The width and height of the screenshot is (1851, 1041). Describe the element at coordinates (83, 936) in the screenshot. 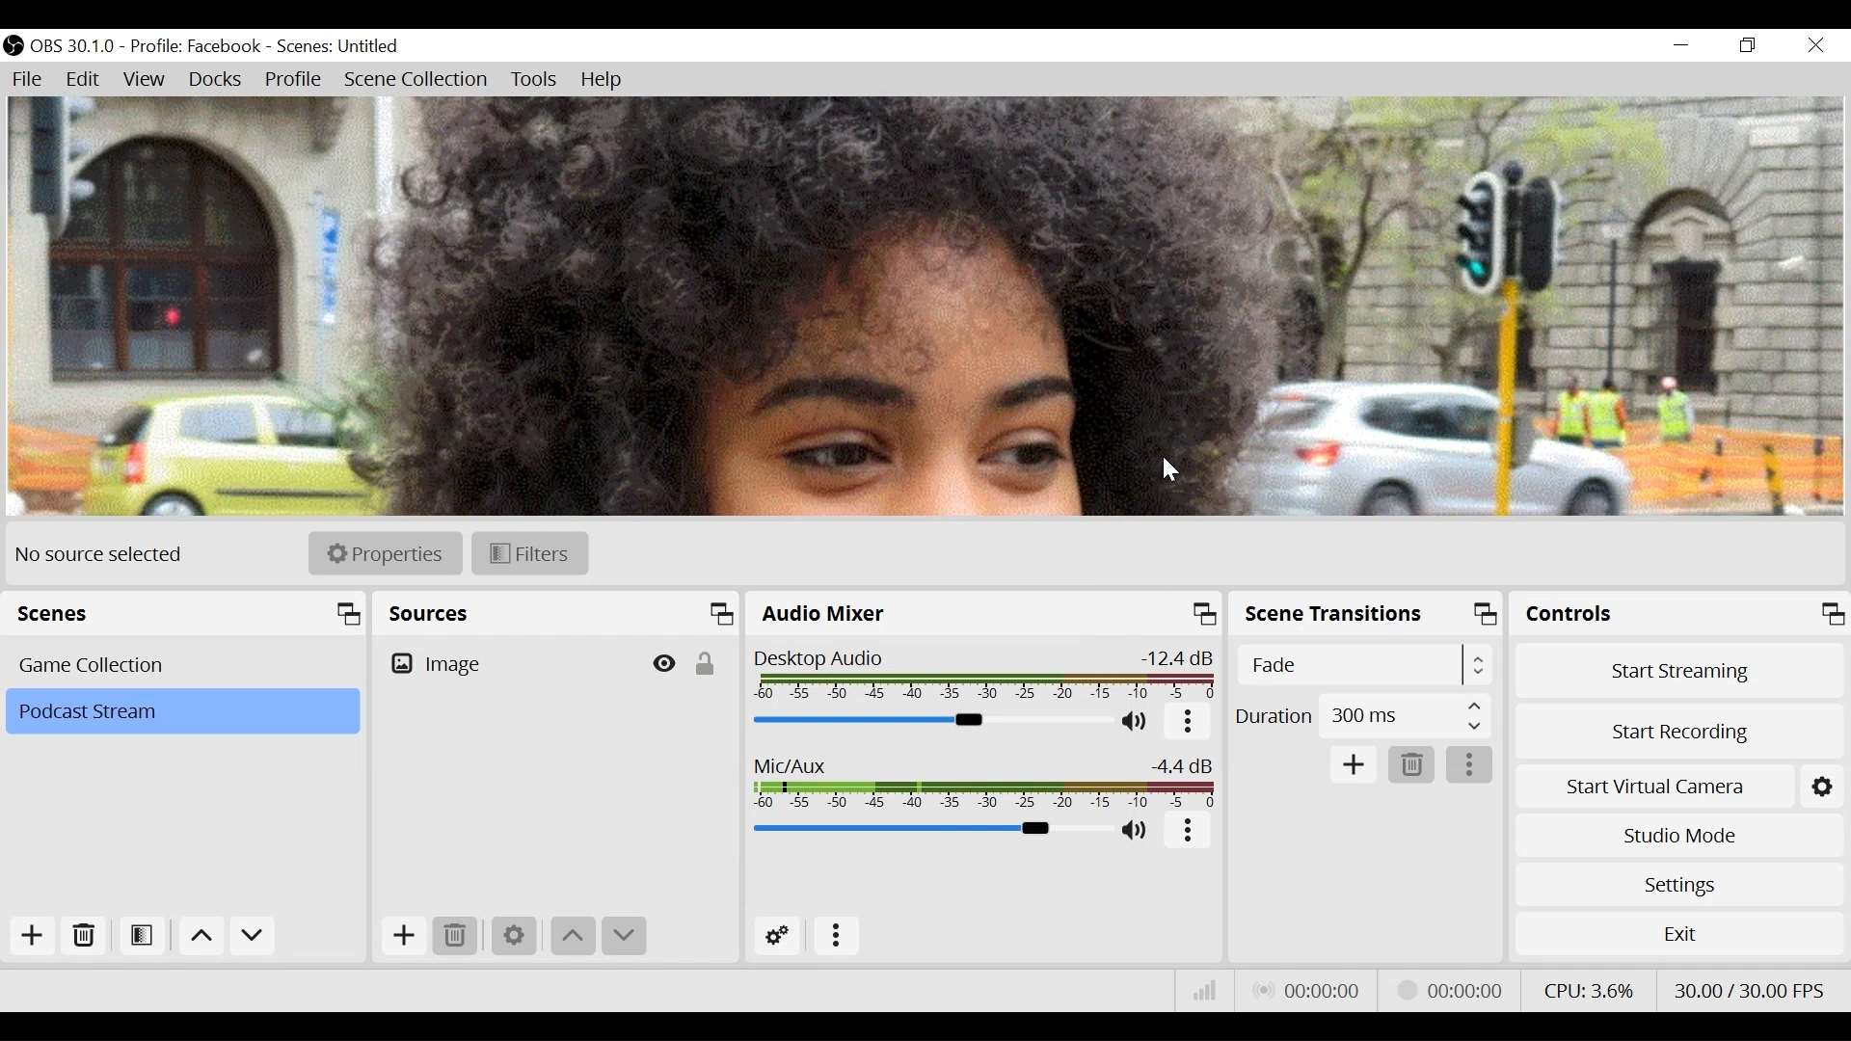

I see `Delete` at that location.